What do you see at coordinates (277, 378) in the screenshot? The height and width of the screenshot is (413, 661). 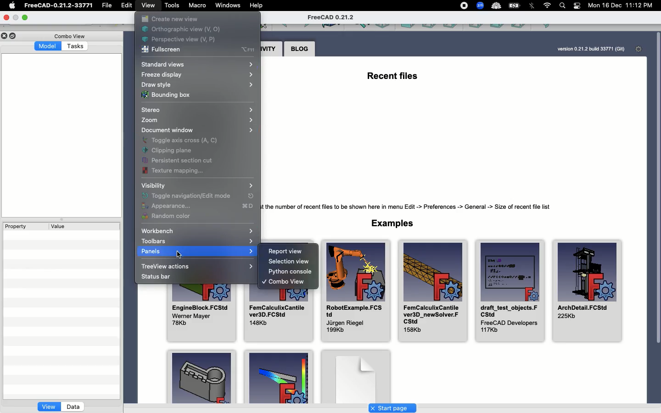 I see `Examples` at bounding box center [277, 378].